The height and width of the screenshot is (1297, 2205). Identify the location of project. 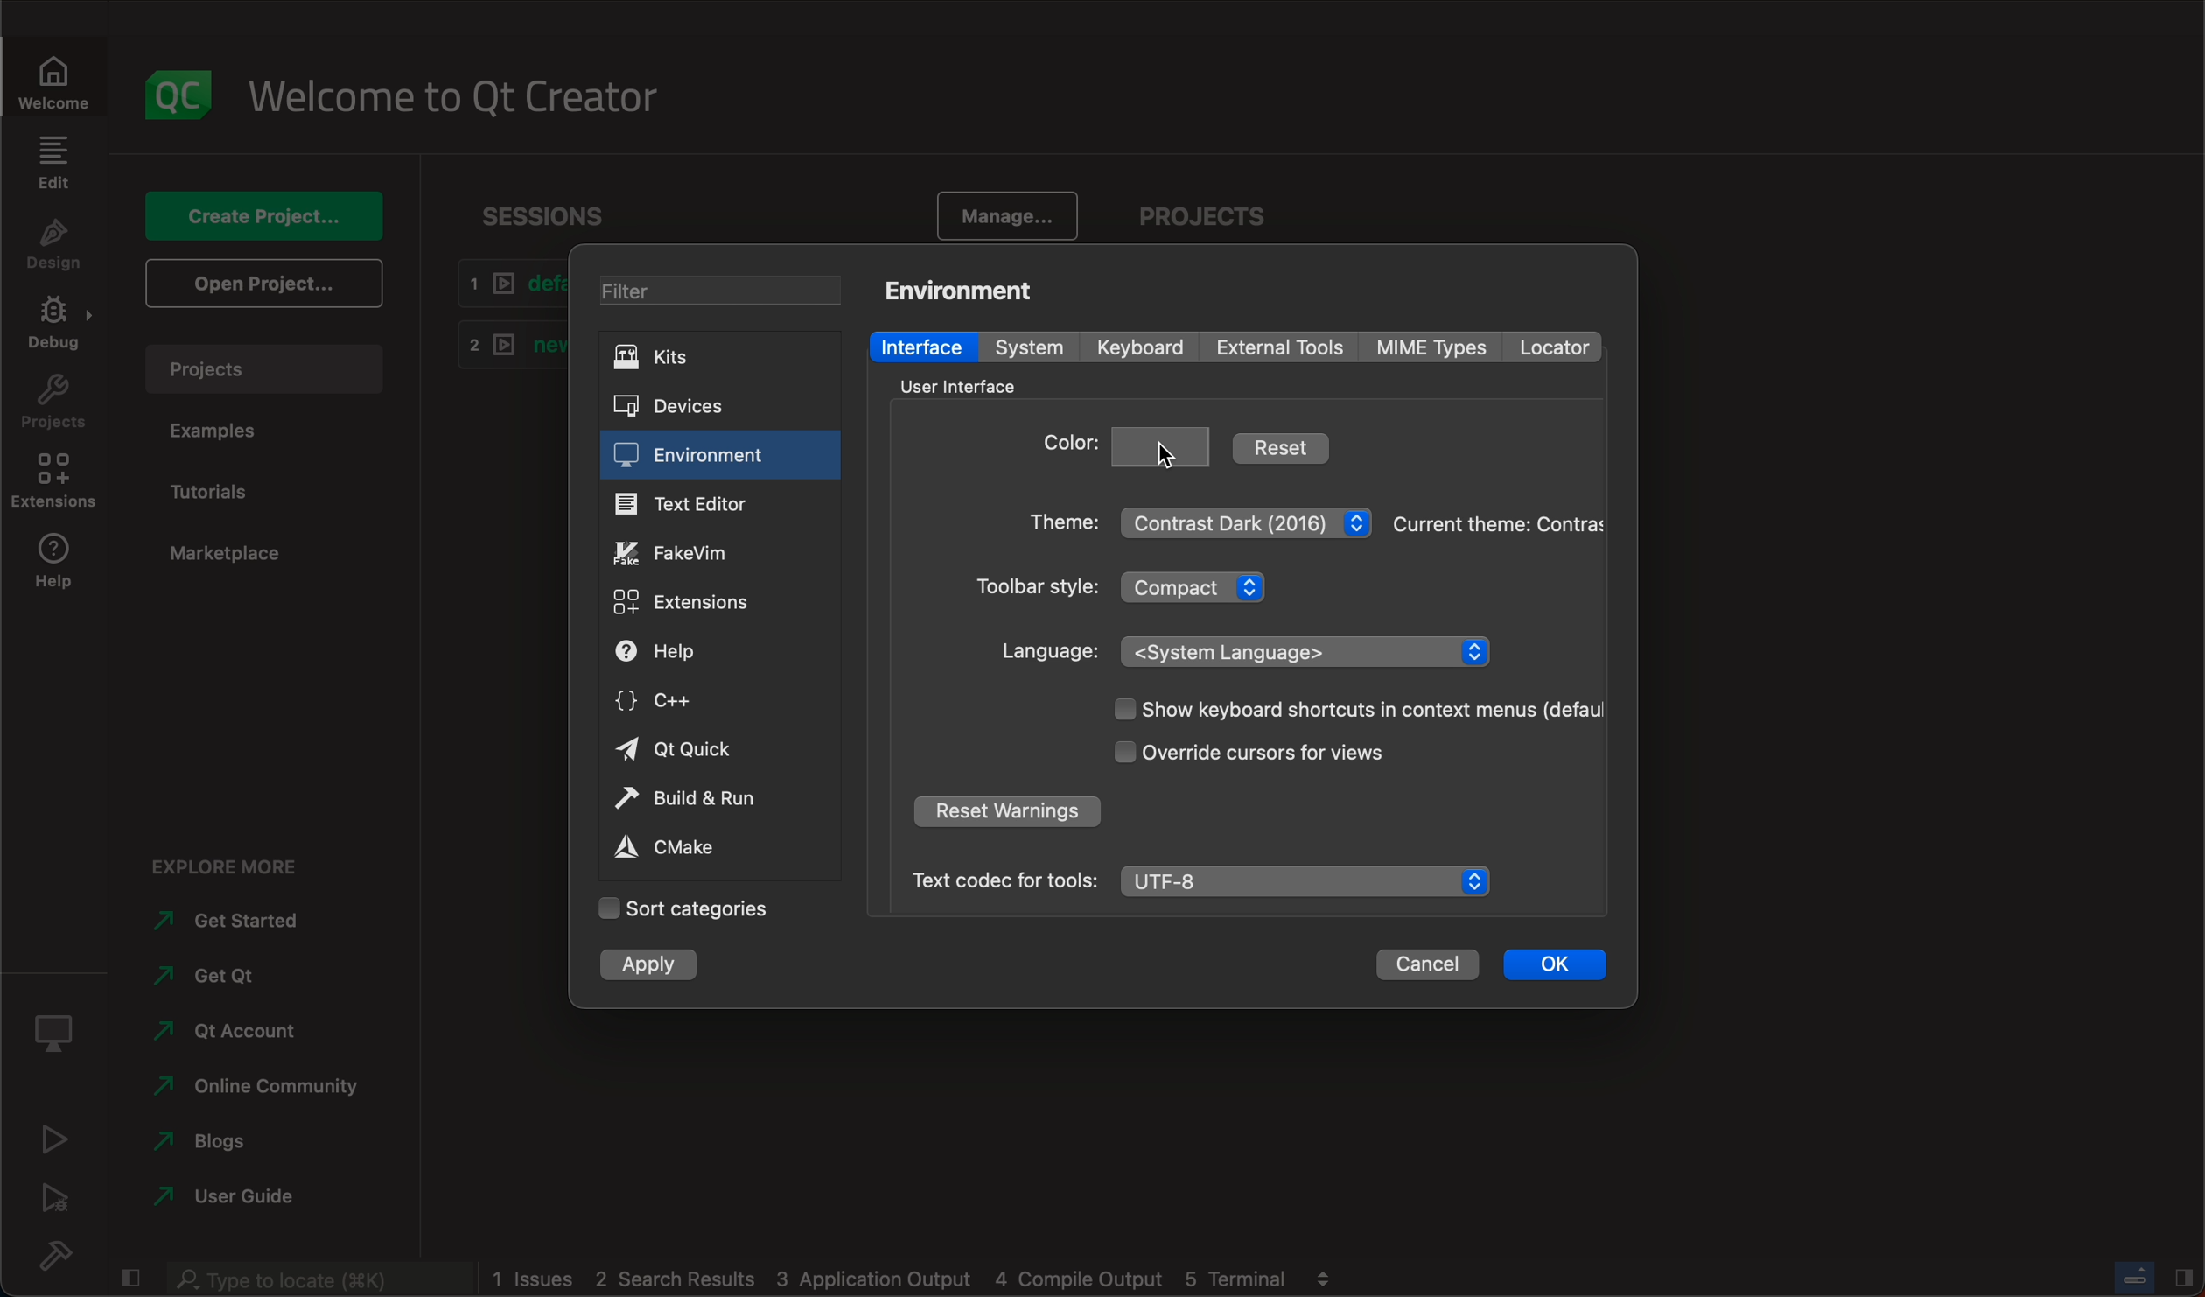
(56, 407).